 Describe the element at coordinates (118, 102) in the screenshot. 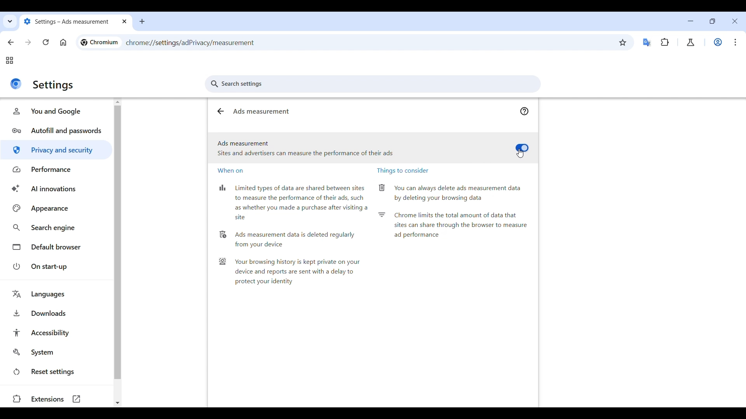

I see `Quick slide to top` at that location.